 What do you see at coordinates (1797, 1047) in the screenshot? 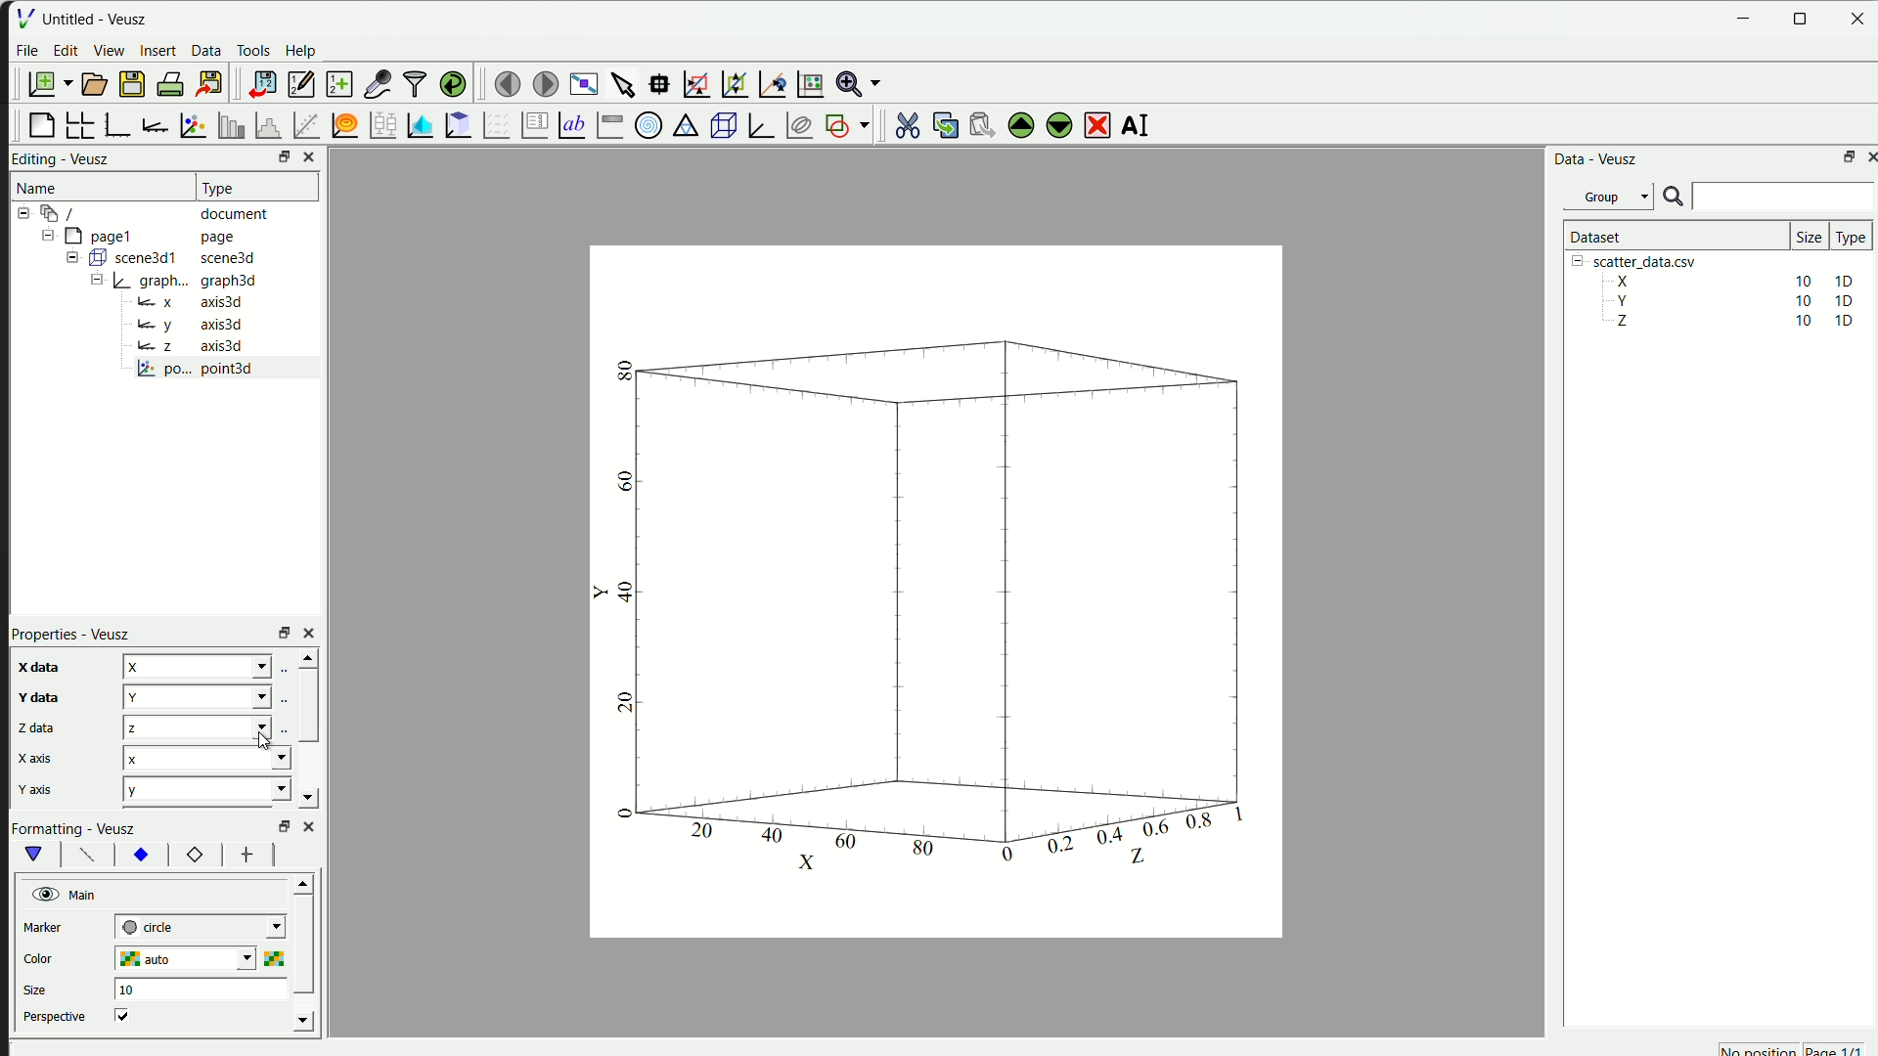
I see `no position page 1/1` at bounding box center [1797, 1047].